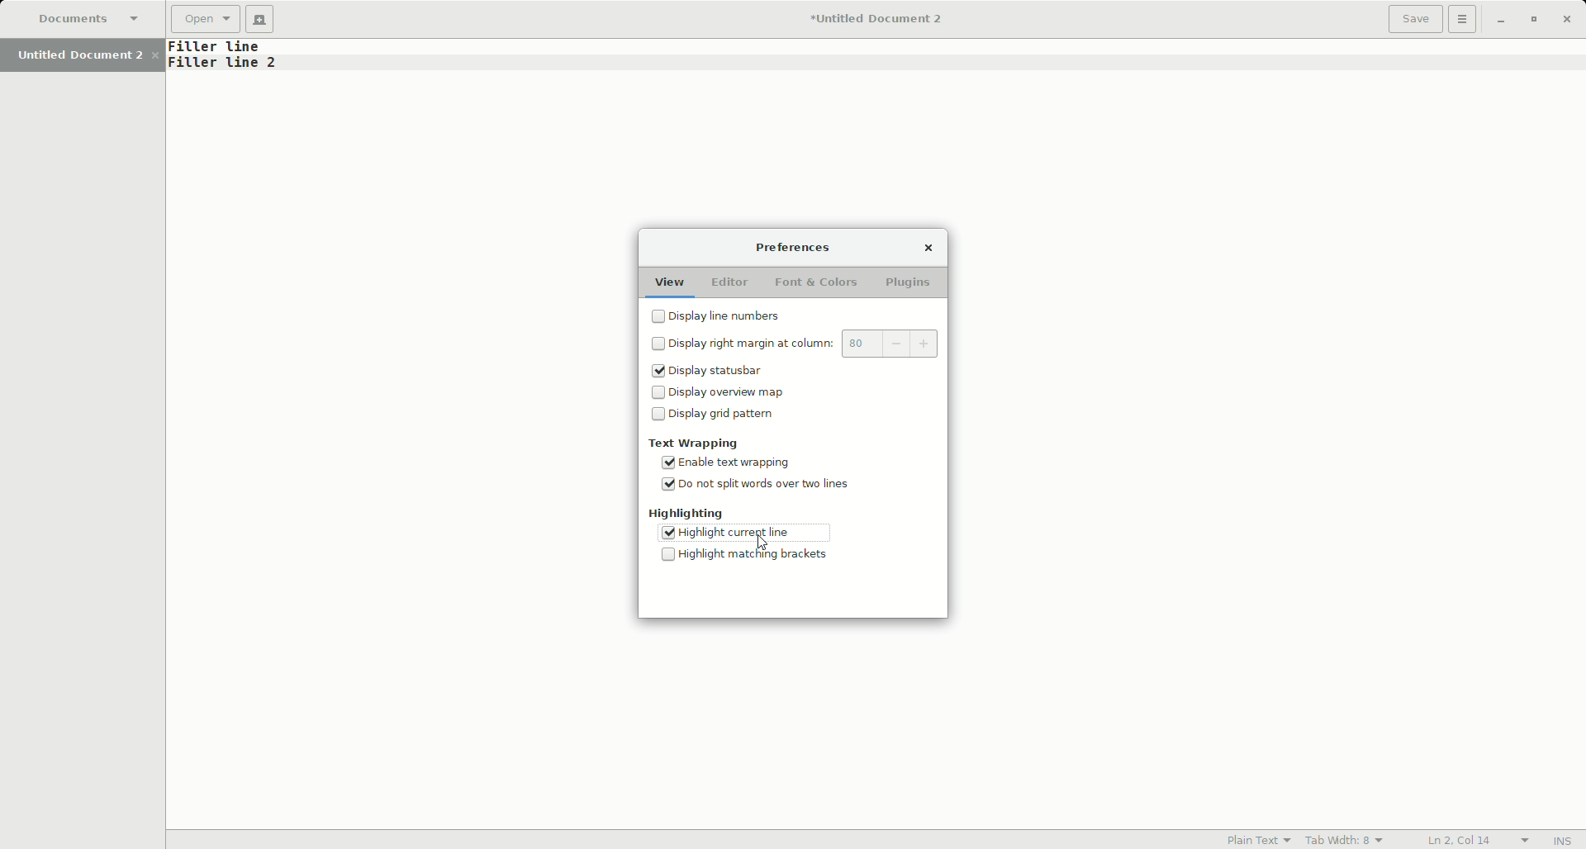 Image resolution: width=1586 pixels, height=849 pixels. Describe the element at coordinates (762, 543) in the screenshot. I see `Cursor` at that location.